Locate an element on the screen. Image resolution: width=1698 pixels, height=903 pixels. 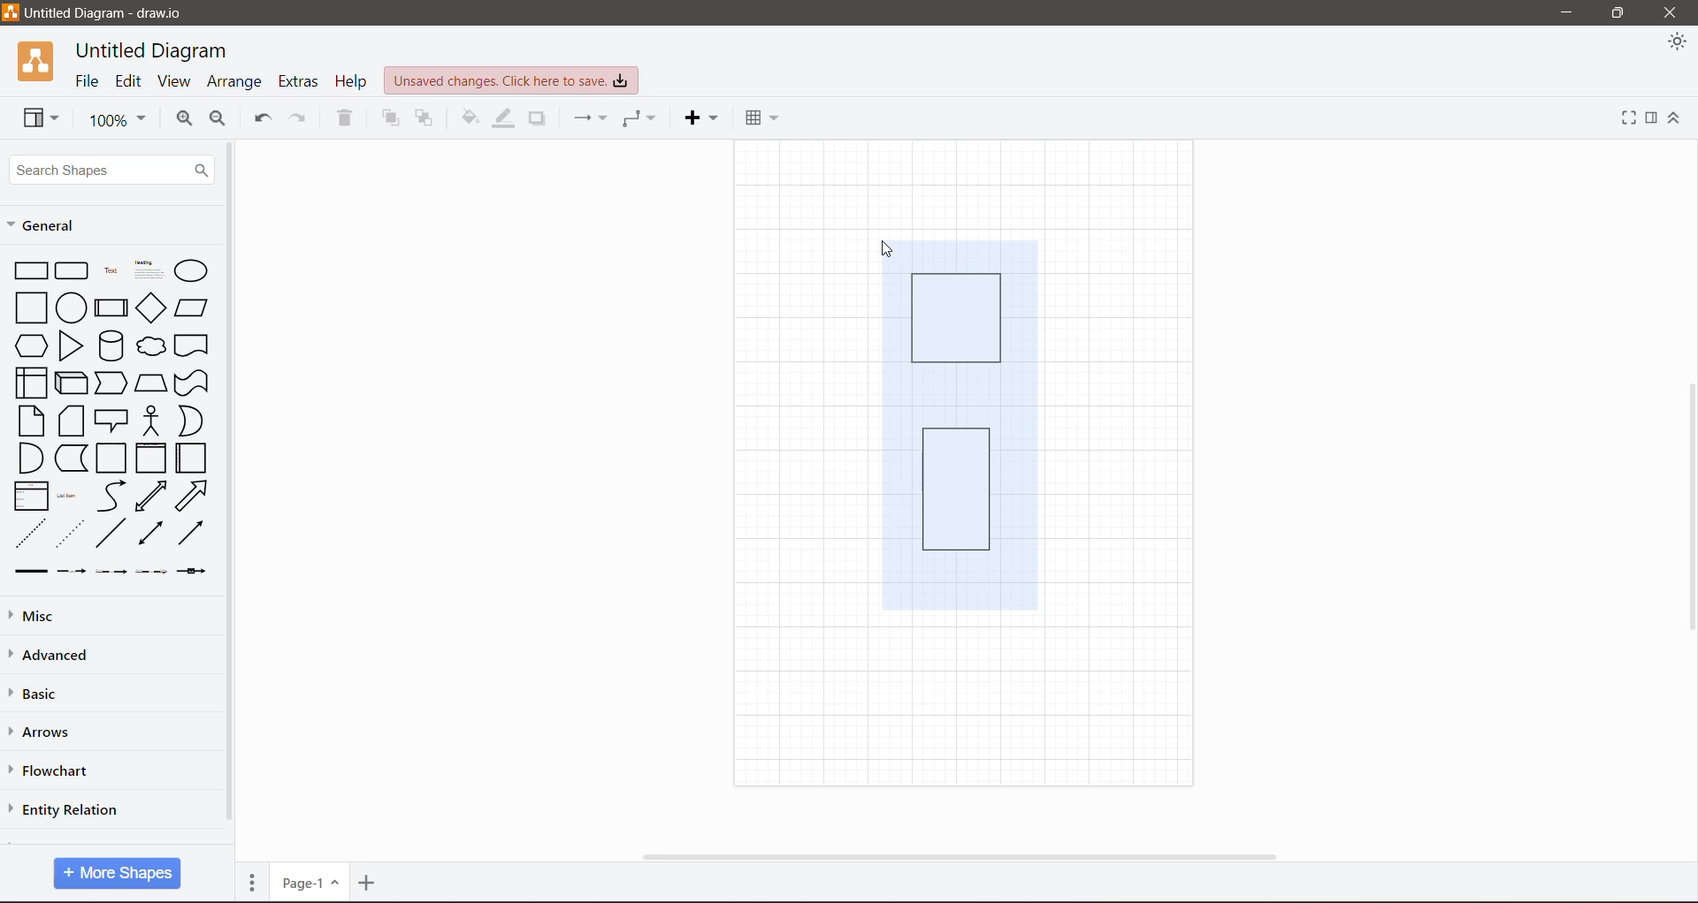
Edit is located at coordinates (129, 82).